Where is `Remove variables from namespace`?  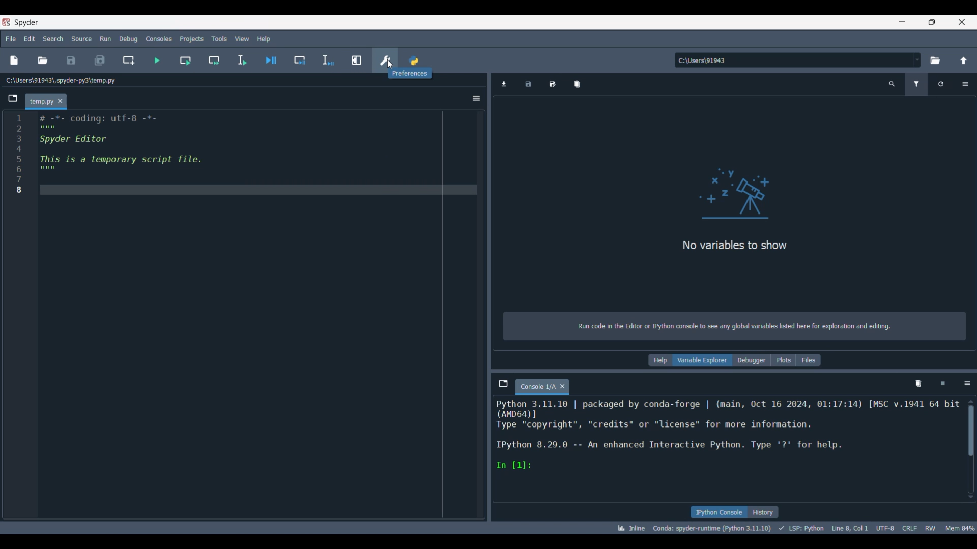 Remove variables from namespace is located at coordinates (918, 384).